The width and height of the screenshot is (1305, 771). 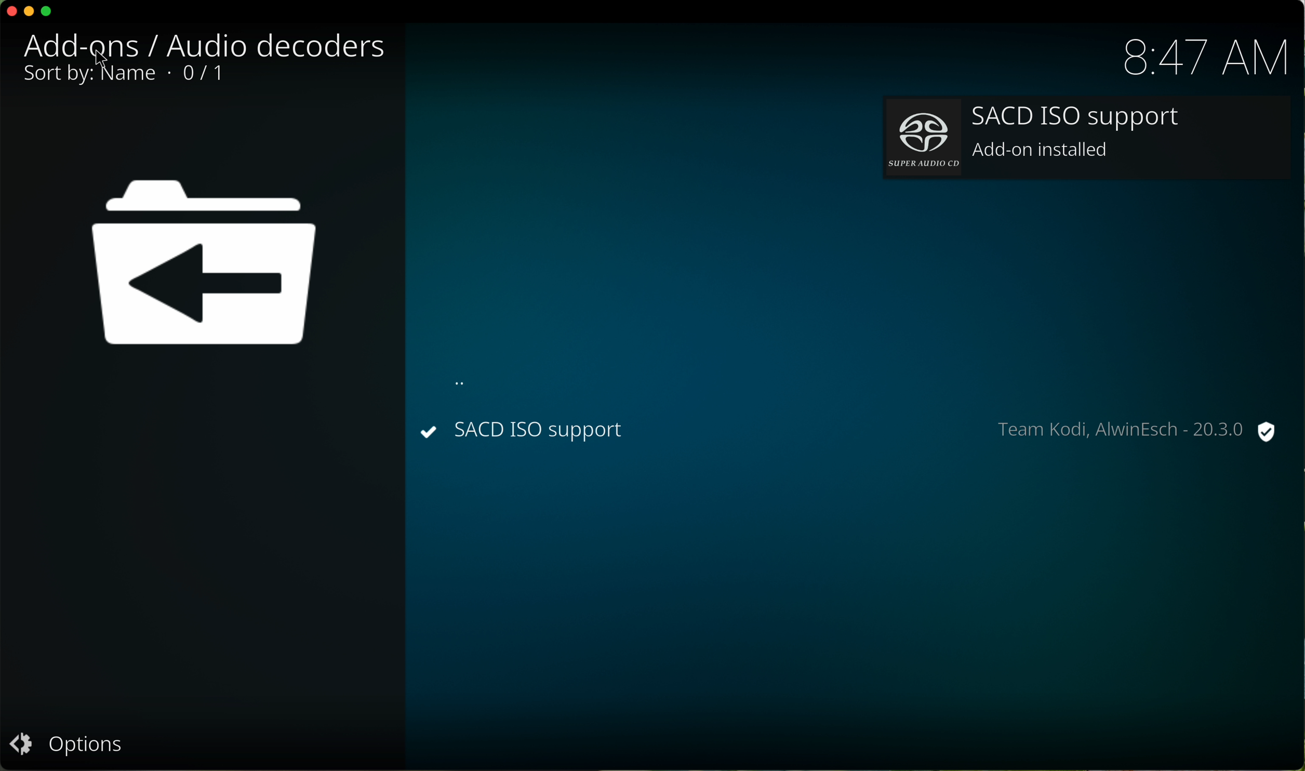 I want to click on 1/1, so click(x=204, y=74).